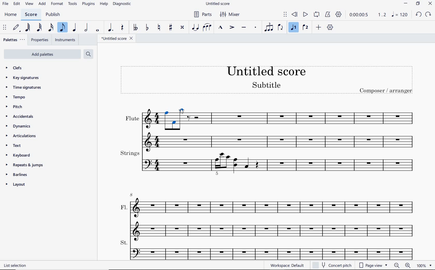 The width and height of the screenshot is (435, 270). Describe the element at coordinates (373, 265) in the screenshot. I see `page view` at that location.